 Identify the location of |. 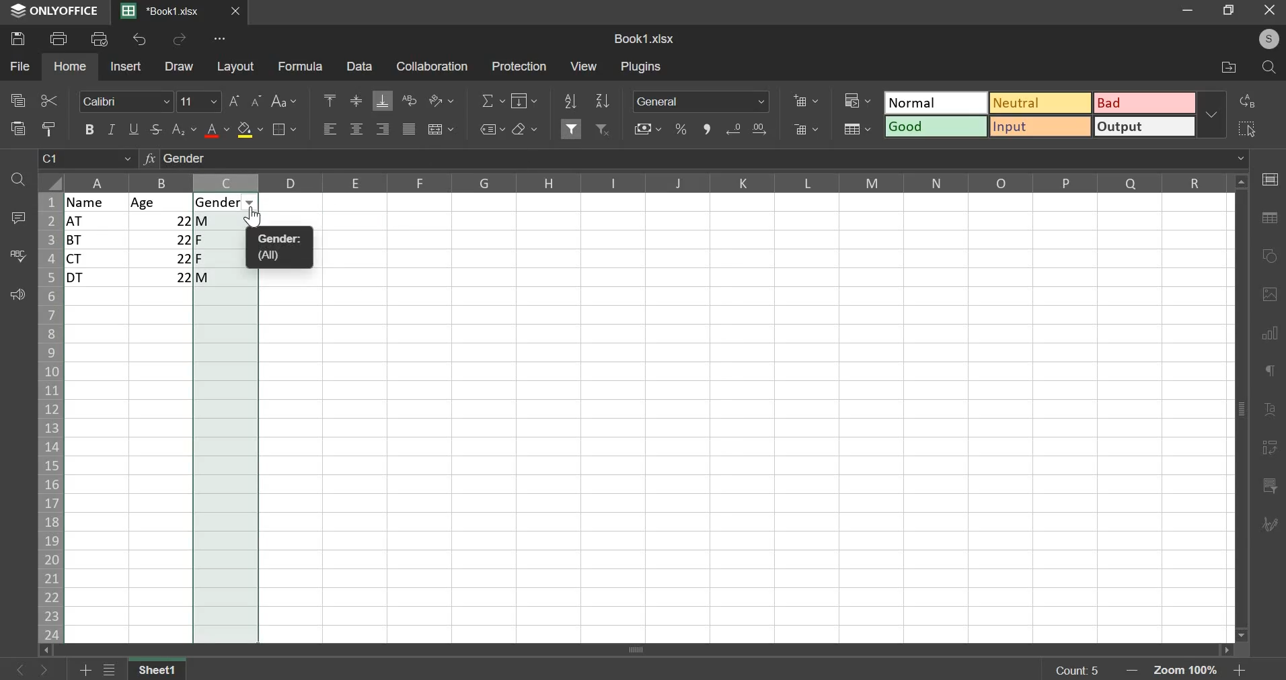
(163, 278).